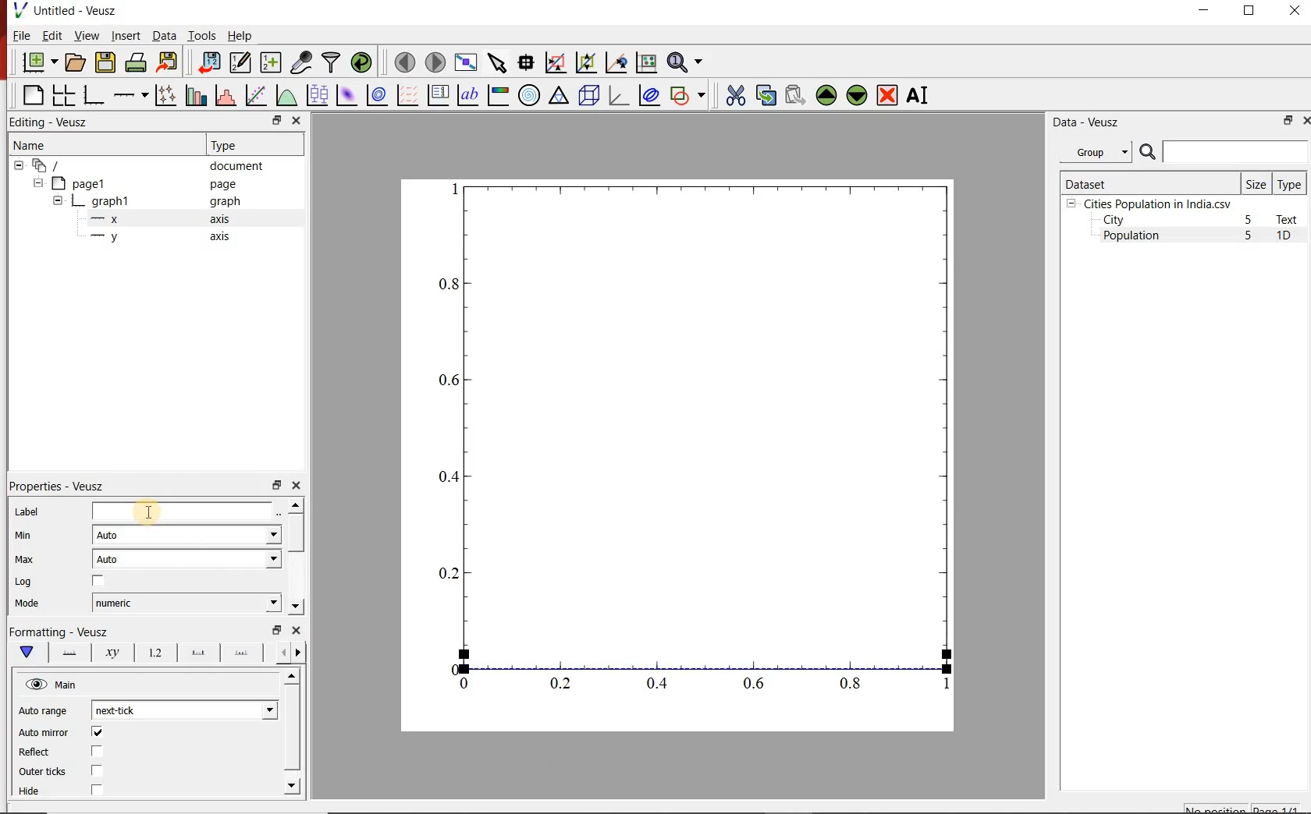 The width and height of the screenshot is (1311, 814). What do you see at coordinates (125, 37) in the screenshot?
I see `Insert` at bounding box center [125, 37].